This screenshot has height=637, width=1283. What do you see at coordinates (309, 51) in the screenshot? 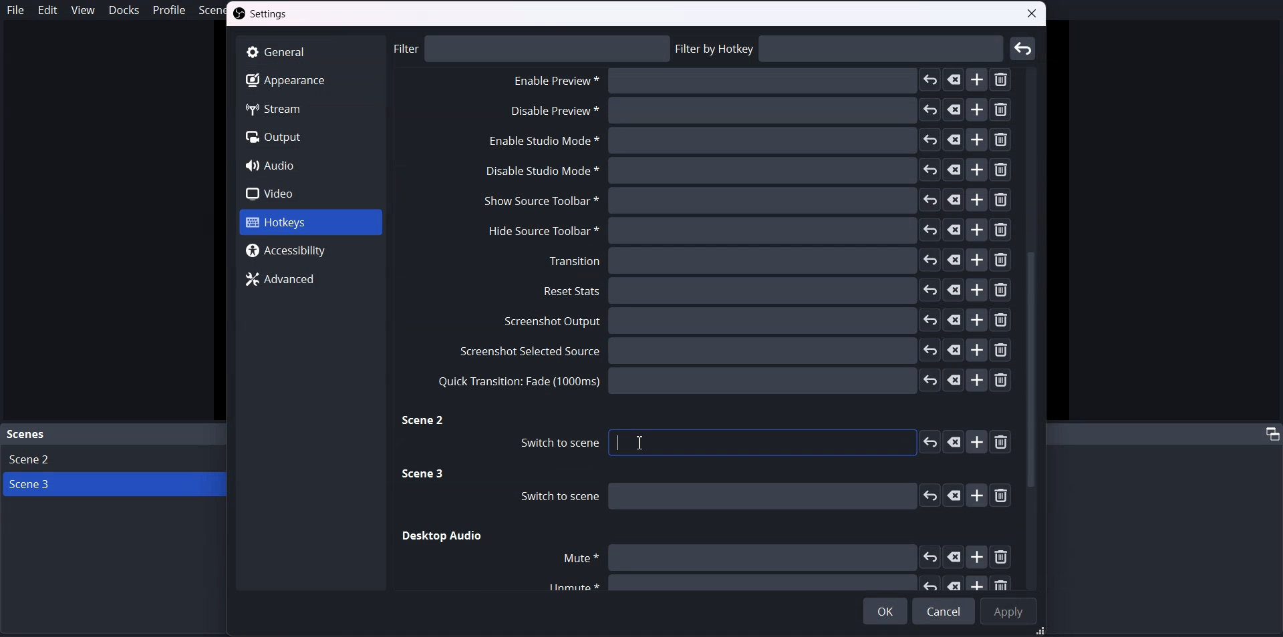
I see `General` at bounding box center [309, 51].